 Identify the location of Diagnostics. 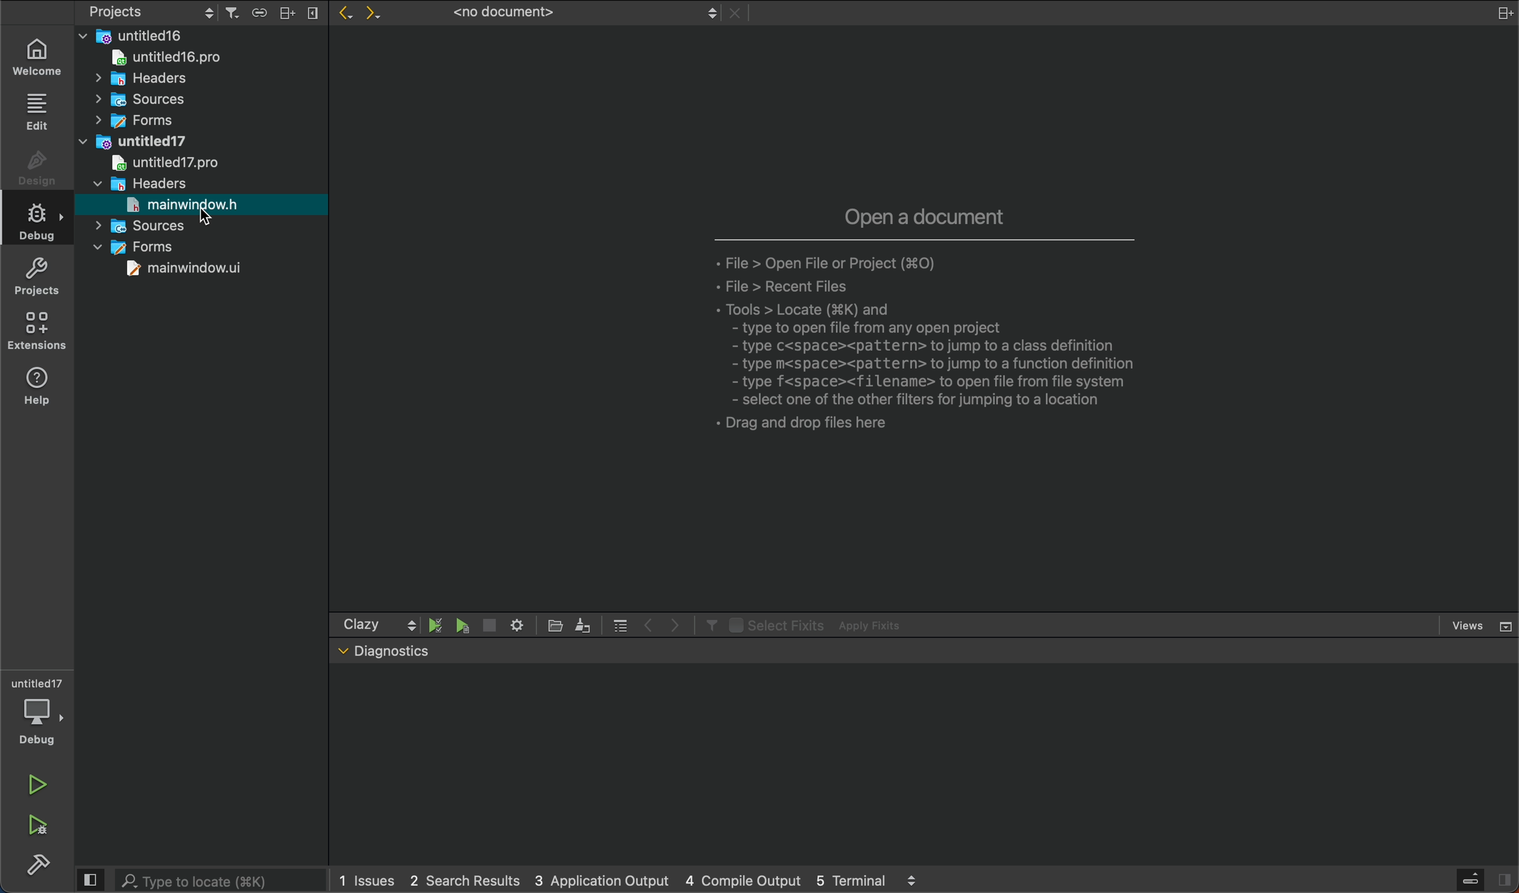
(393, 650).